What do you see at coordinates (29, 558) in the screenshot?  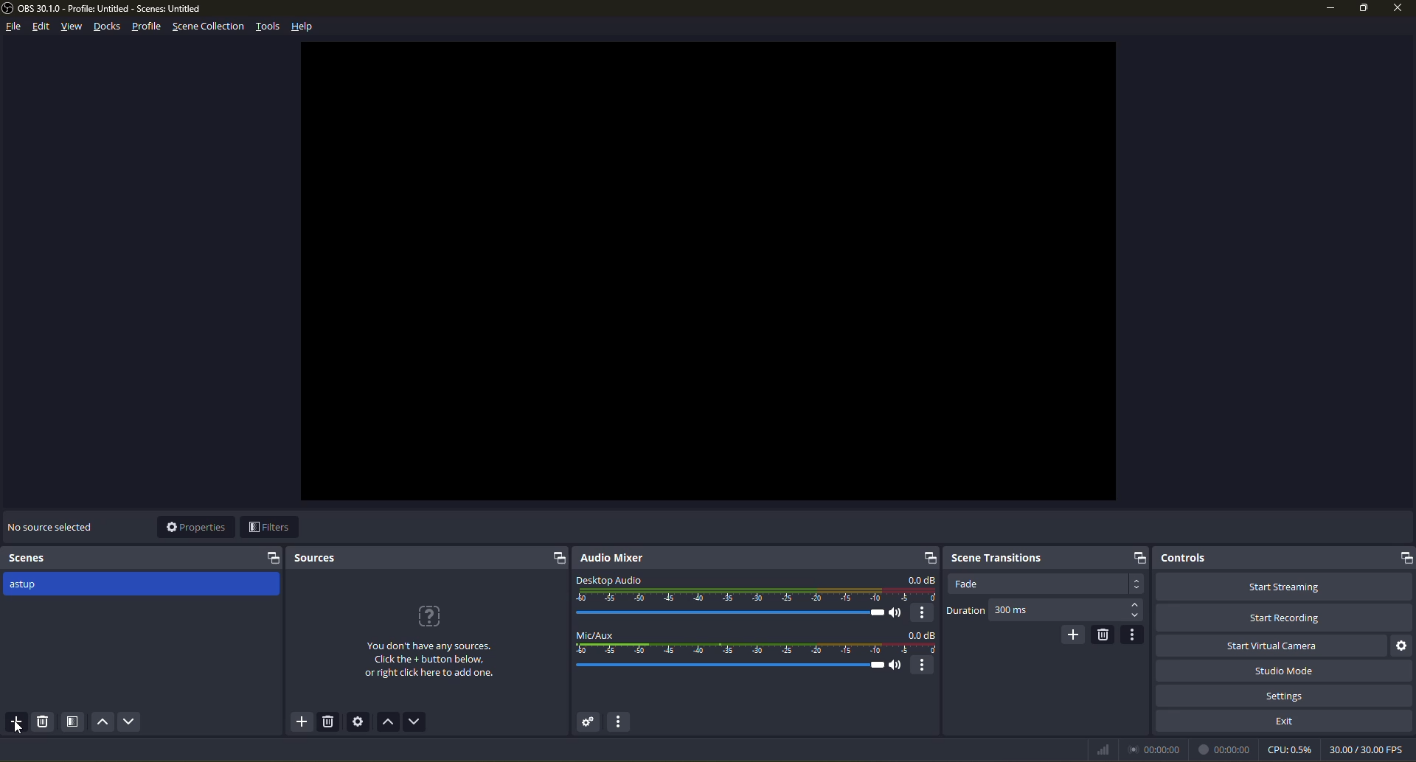 I see `scenes` at bounding box center [29, 558].